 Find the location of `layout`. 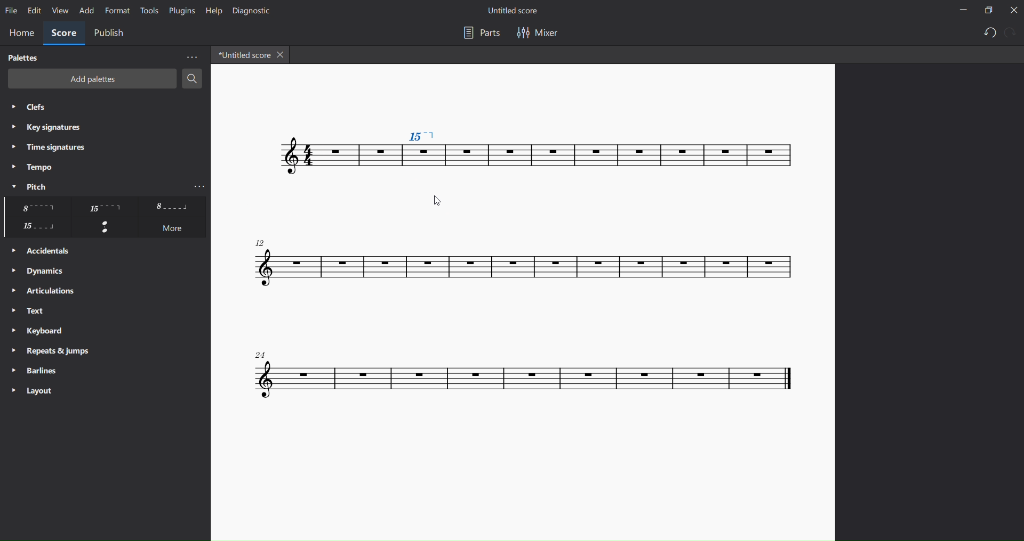

layout is located at coordinates (37, 389).